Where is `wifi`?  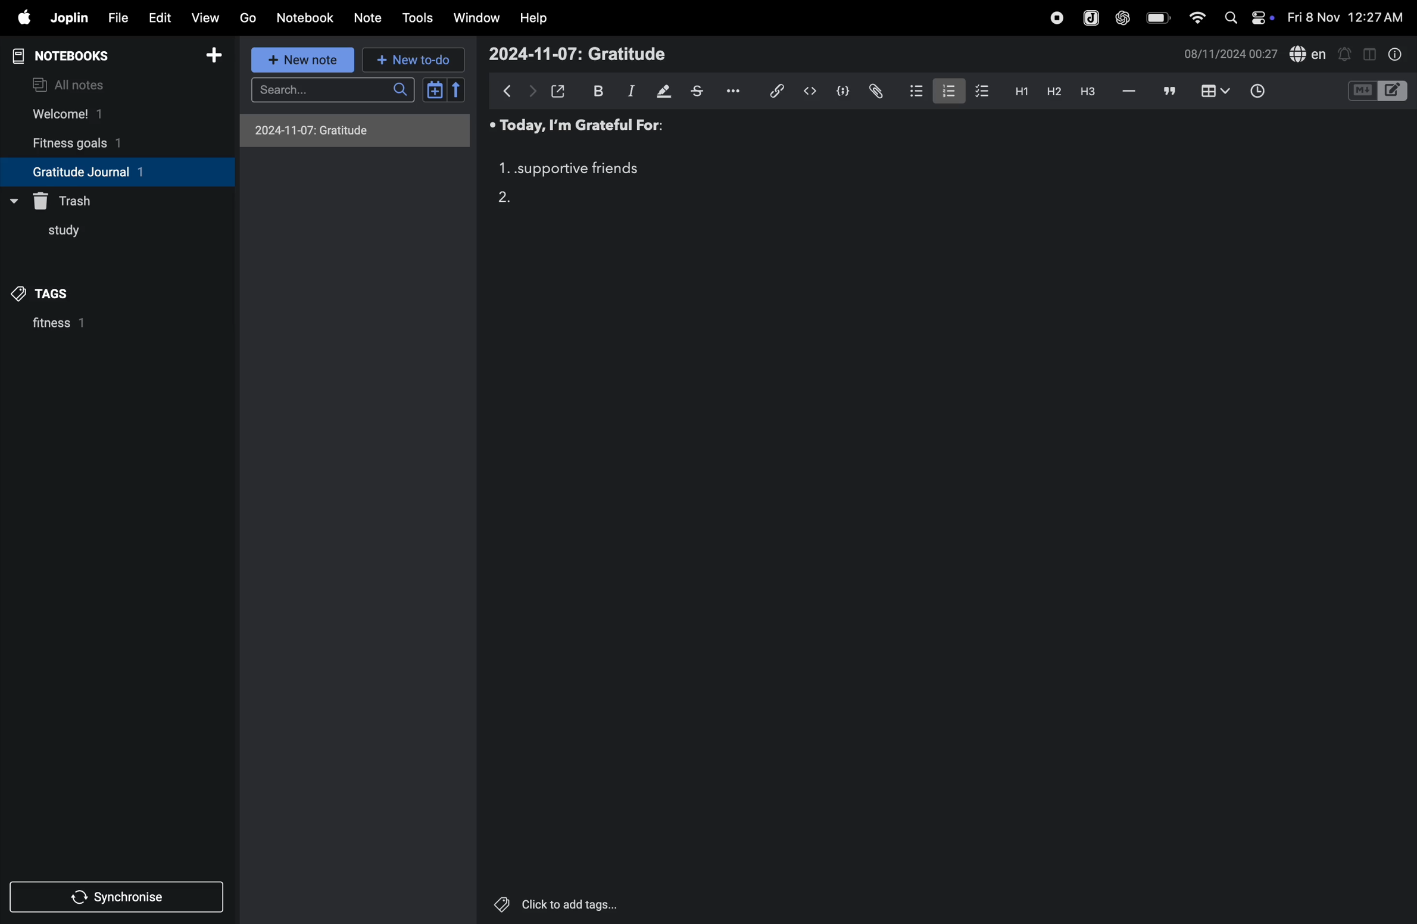
wifi is located at coordinates (1196, 18).